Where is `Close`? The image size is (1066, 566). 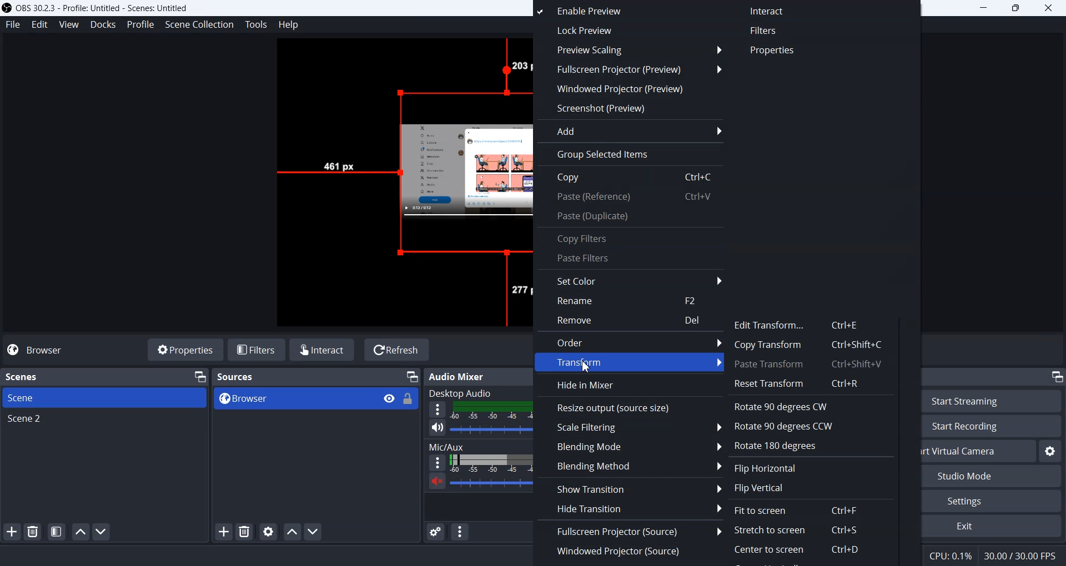
Close is located at coordinates (1049, 9).